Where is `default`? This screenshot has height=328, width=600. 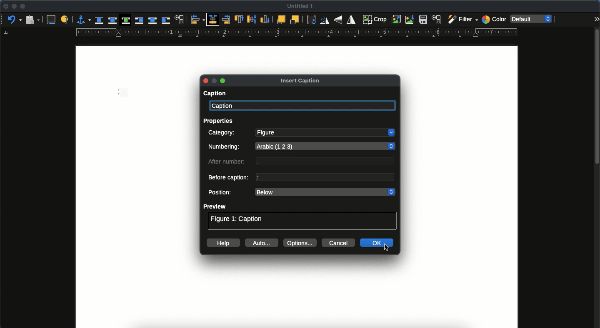
default is located at coordinates (534, 19).